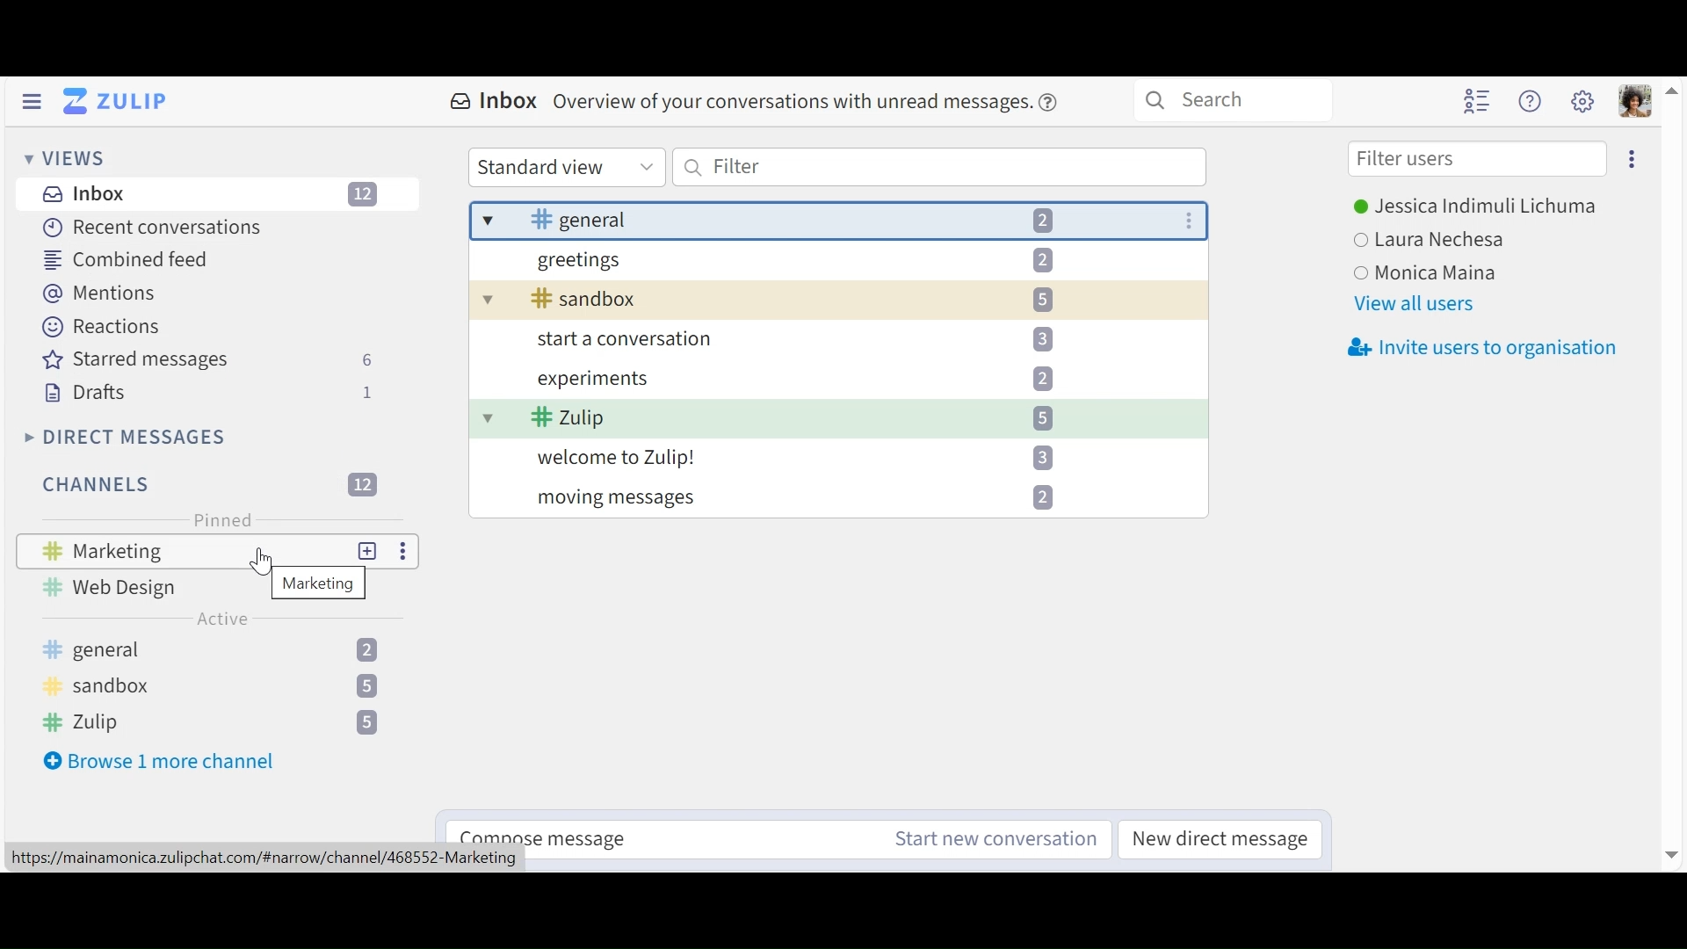 Image resolution: width=1687 pixels, height=949 pixels. What do you see at coordinates (1583, 99) in the screenshot?
I see `Main menu` at bounding box center [1583, 99].